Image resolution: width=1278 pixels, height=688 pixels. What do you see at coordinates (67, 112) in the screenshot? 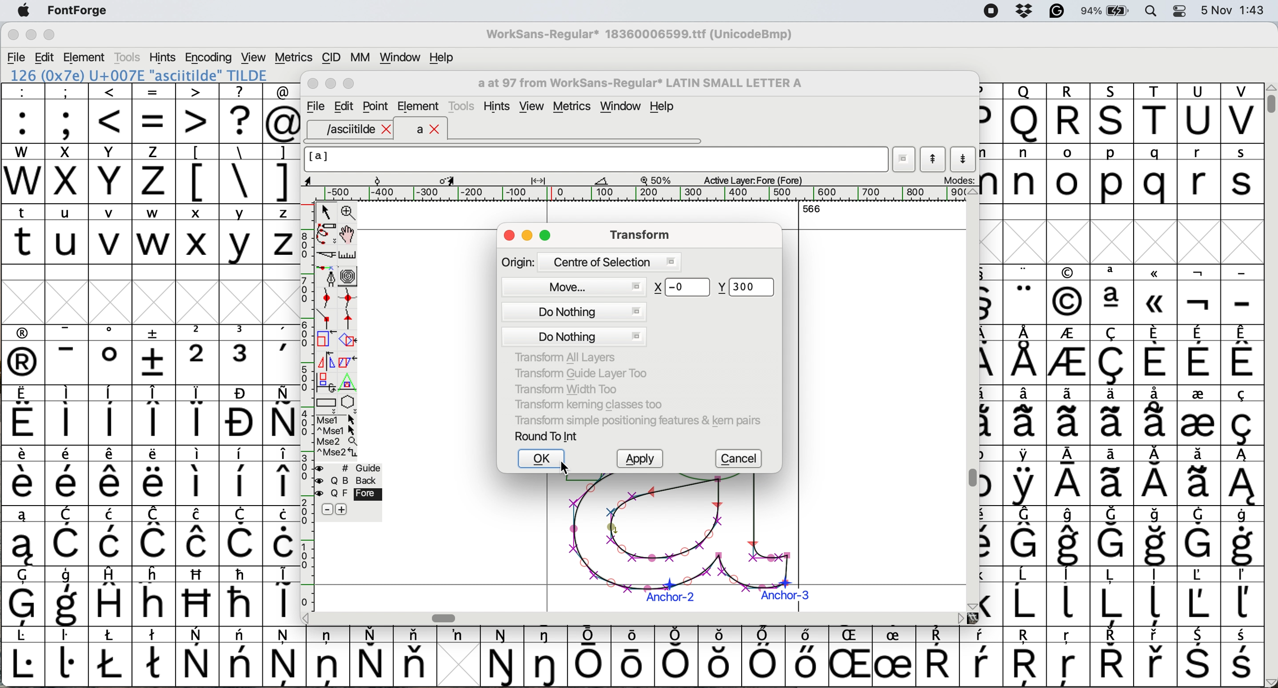
I see `;` at bounding box center [67, 112].